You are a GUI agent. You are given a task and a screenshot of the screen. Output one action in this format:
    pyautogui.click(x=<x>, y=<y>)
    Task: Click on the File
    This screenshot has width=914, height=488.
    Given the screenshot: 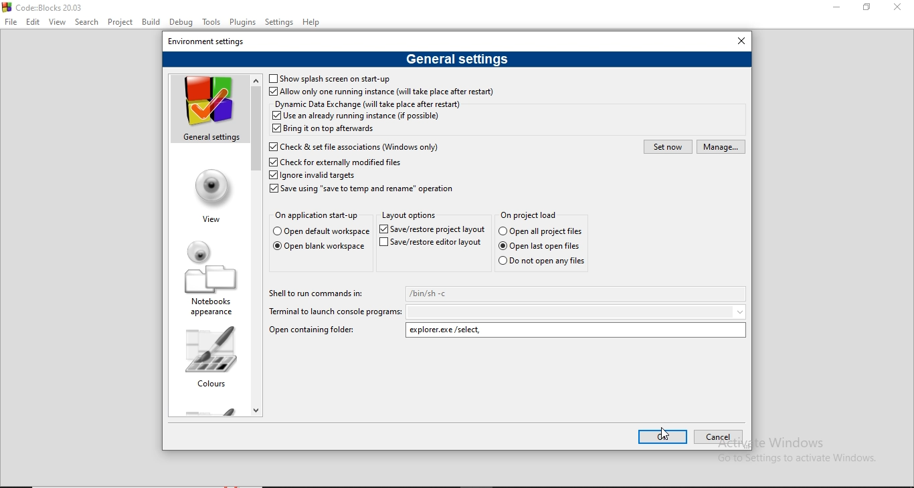 What is the action you would take?
    pyautogui.click(x=11, y=21)
    